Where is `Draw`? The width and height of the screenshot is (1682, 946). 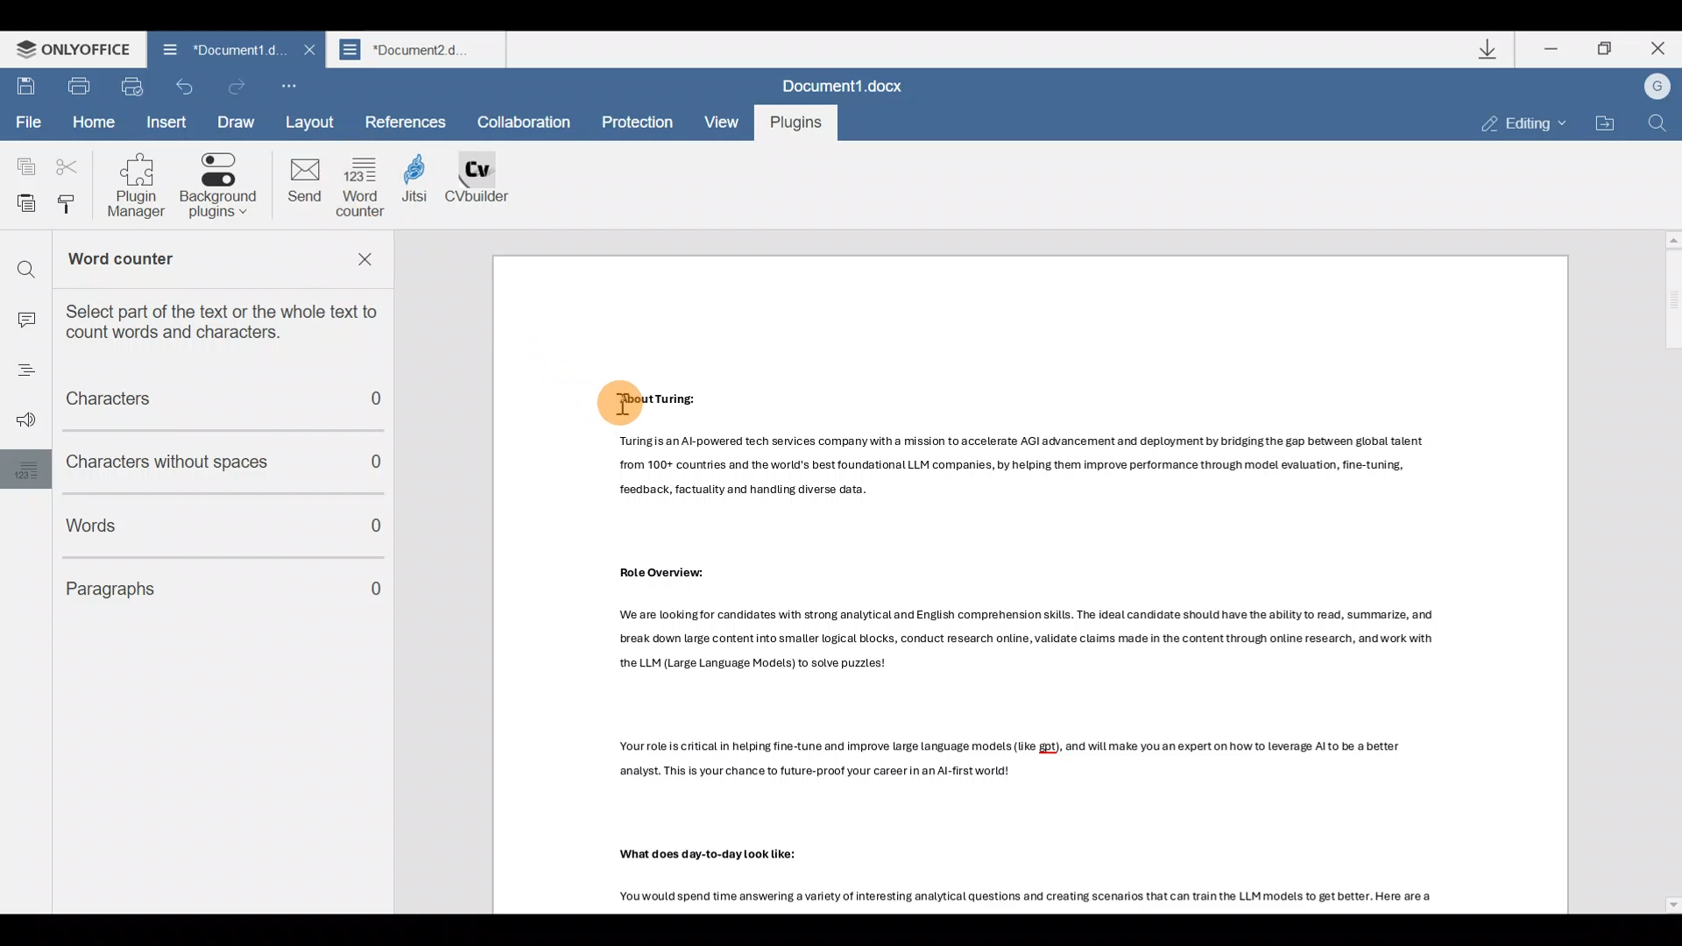
Draw is located at coordinates (237, 123).